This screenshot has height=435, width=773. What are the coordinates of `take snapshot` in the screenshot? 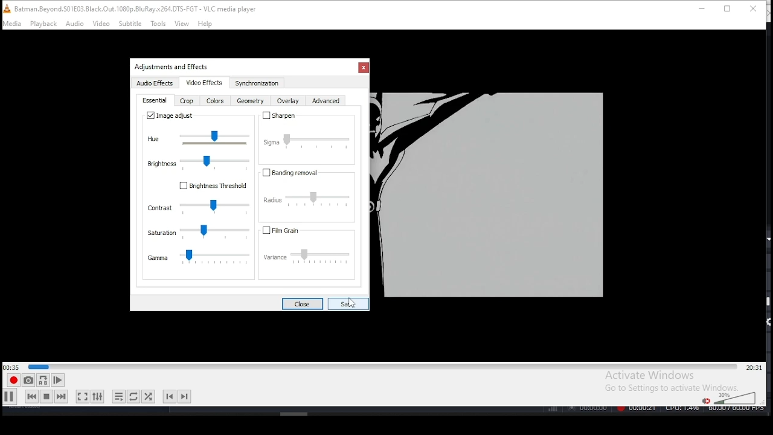 It's located at (27, 382).